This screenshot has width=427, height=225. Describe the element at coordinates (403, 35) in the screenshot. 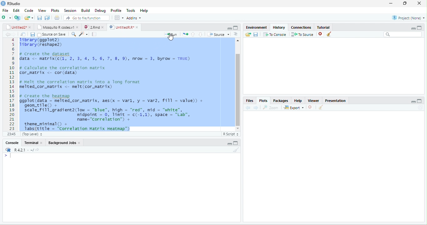

I see `search bar` at that location.